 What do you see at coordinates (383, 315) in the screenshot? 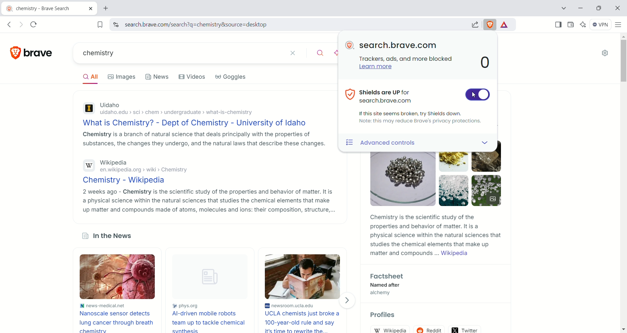
I see `Profiles` at bounding box center [383, 315].